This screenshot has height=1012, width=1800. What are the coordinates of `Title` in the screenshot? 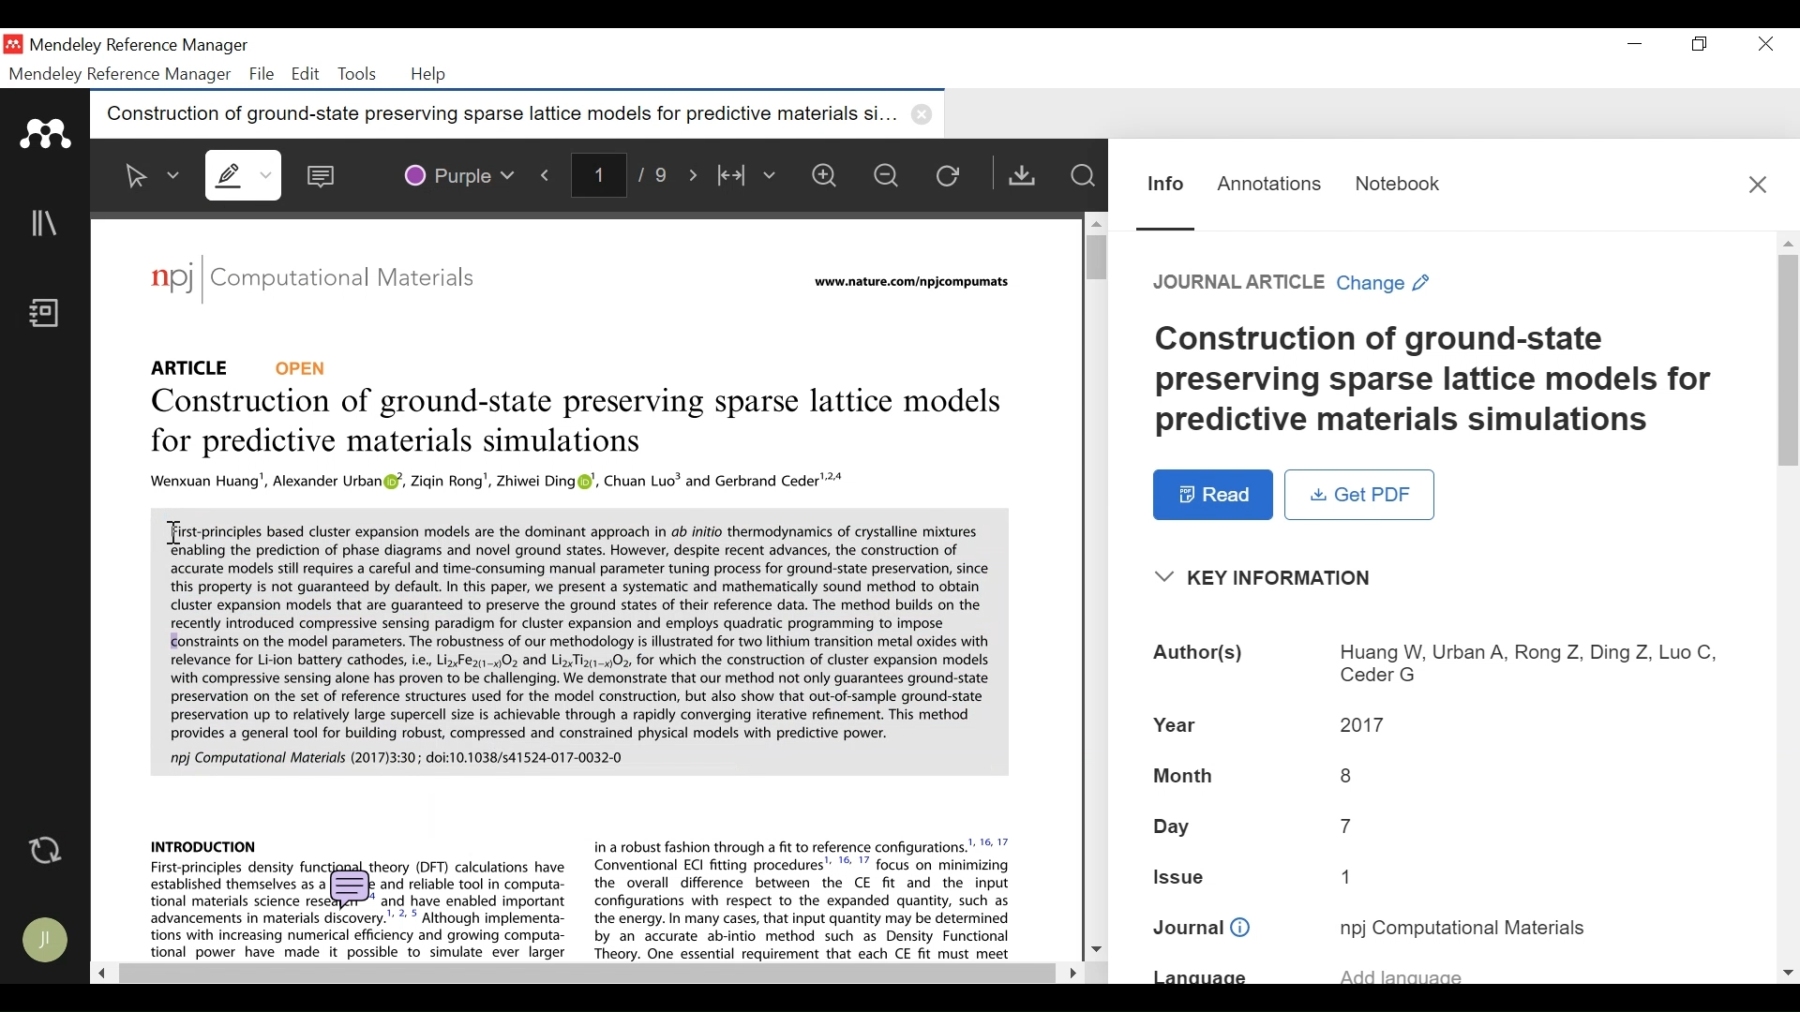 It's located at (581, 424).